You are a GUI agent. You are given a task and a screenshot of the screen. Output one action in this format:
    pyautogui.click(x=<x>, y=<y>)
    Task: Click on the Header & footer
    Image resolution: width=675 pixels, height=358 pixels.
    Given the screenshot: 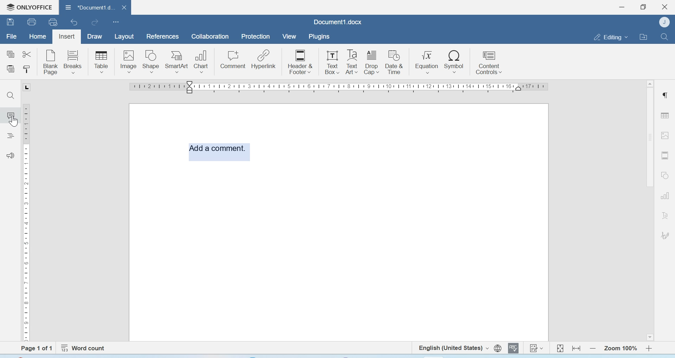 What is the action you would take?
    pyautogui.click(x=665, y=155)
    